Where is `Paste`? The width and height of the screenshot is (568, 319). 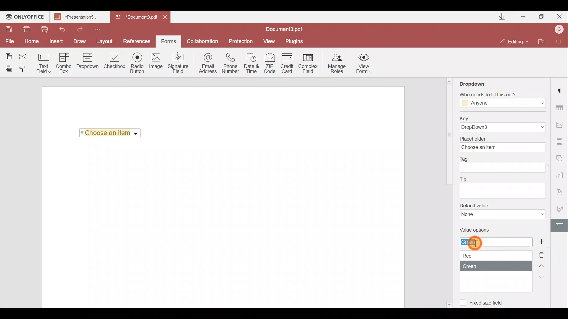
Paste is located at coordinates (8, 69).